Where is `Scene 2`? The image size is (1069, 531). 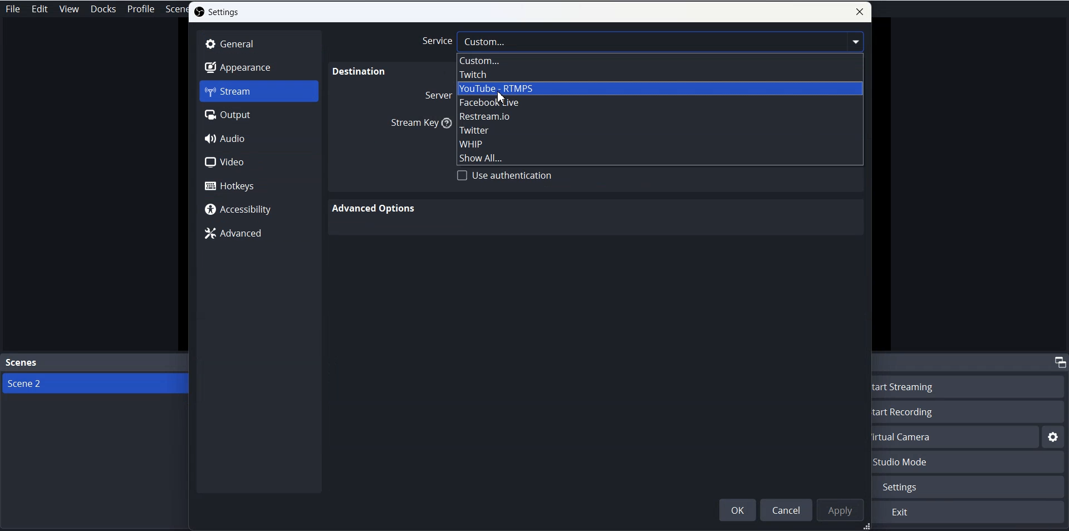 Scene 2 is located at coordinates (95, 383).